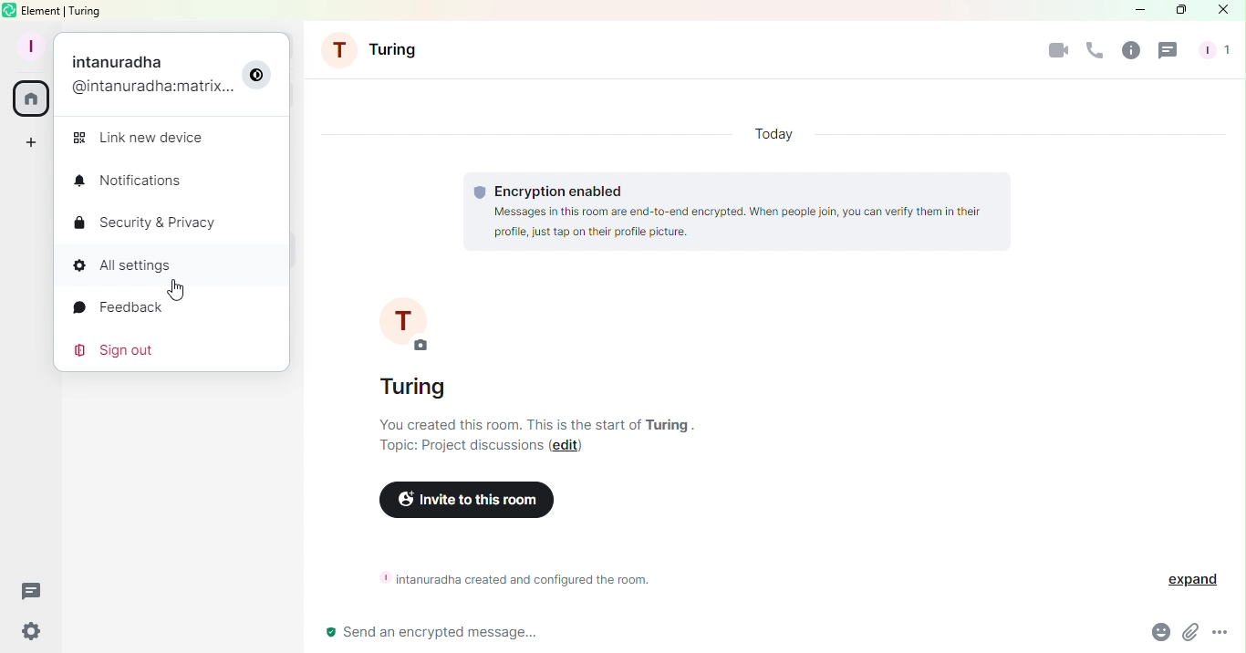 The height and width of the screenshot is (653, 1246). I want to click on Sign out, so click(110, 349).